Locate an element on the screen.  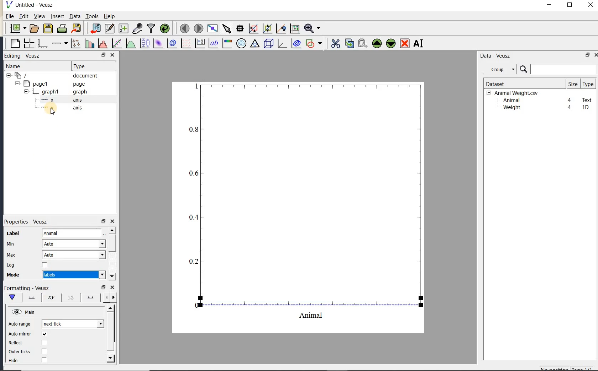
cut the selected widget is located at coordinates (335, 44).